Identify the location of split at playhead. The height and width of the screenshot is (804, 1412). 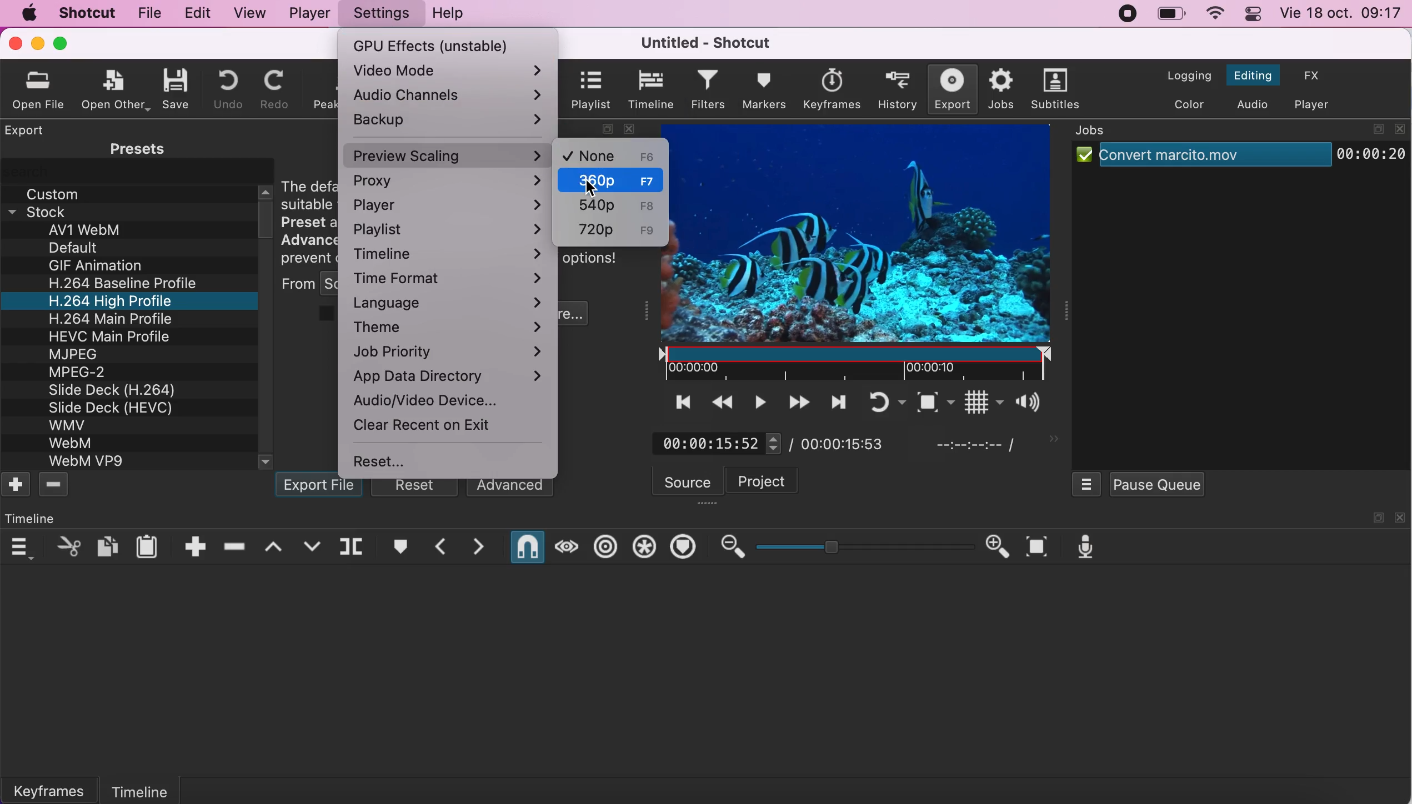
(355, 549).